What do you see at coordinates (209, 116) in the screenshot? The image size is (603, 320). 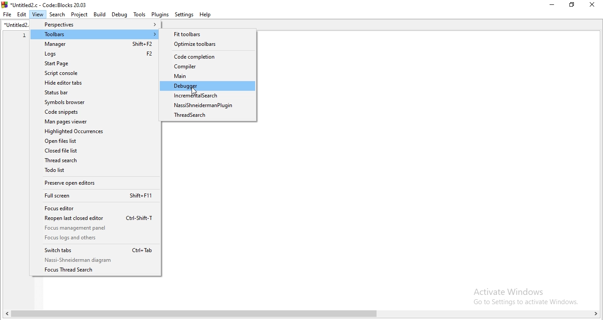 I see `Thread search` at bounding box center [209, 116].